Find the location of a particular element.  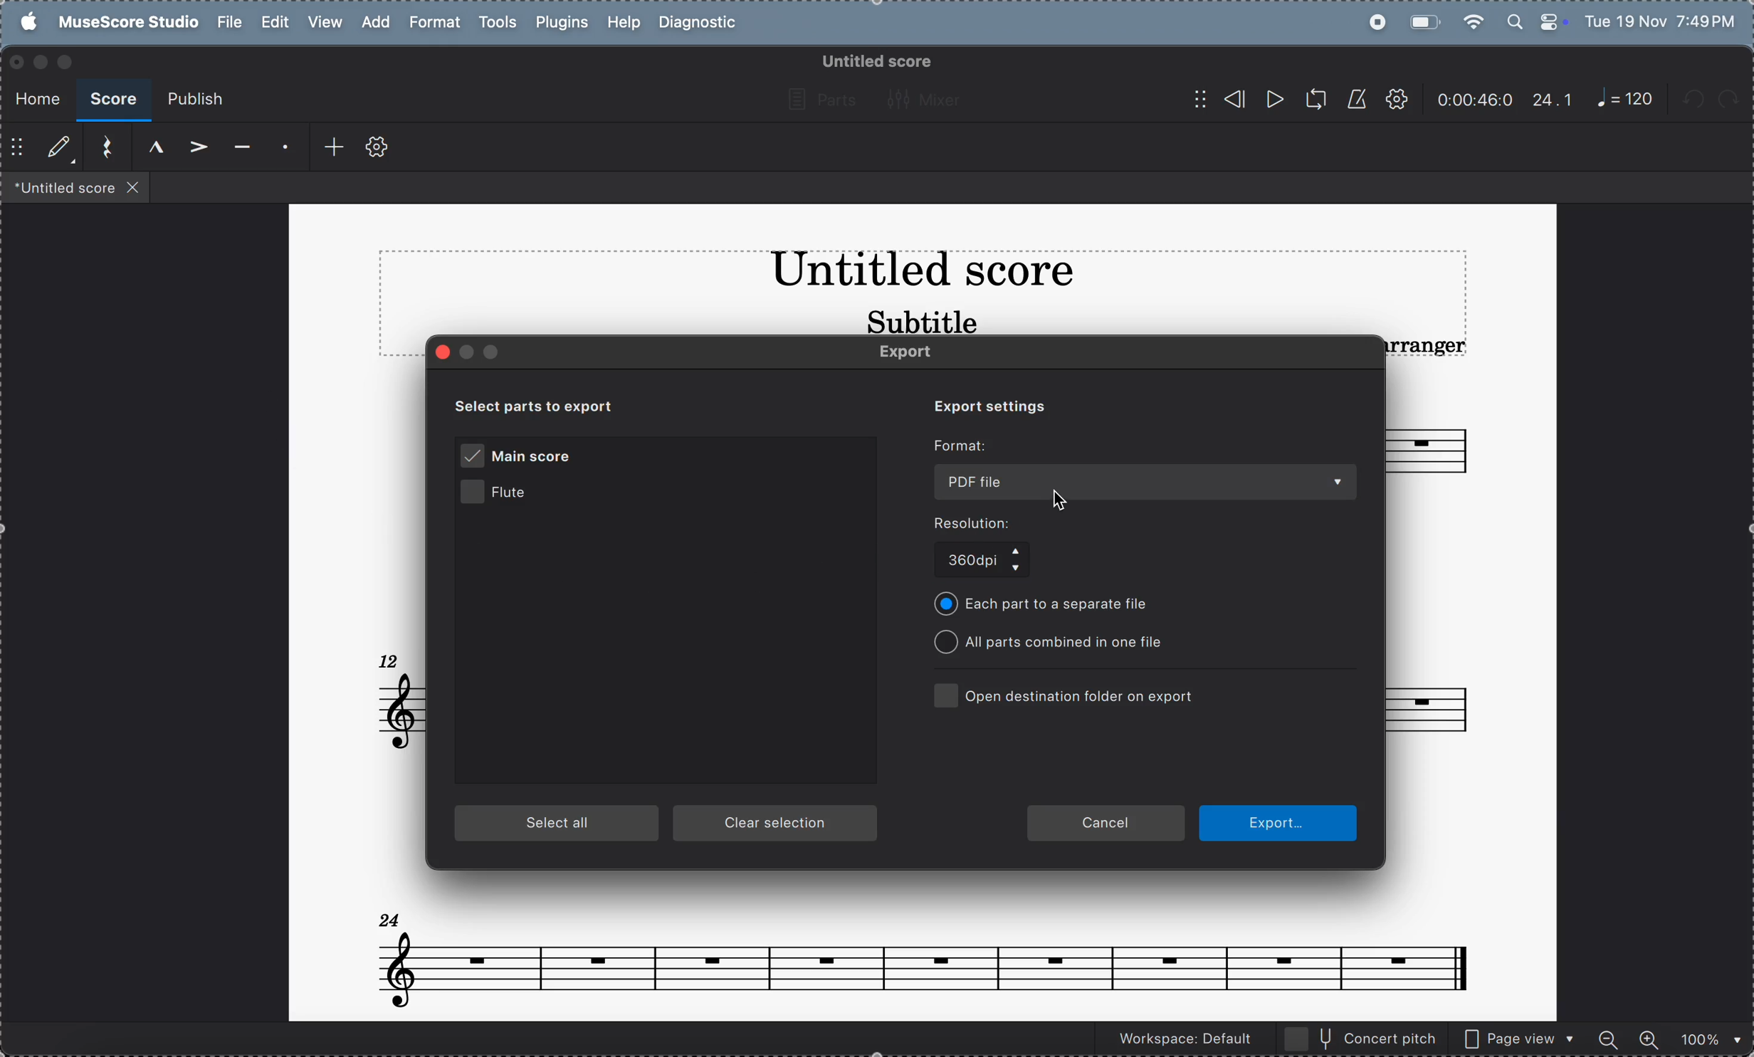

Export is located at coordinates (918, 353).